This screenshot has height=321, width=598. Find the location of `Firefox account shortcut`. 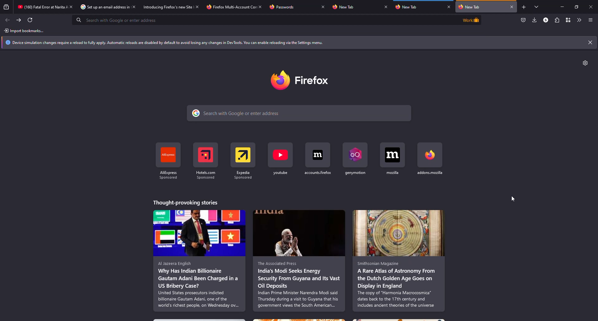

Firefox account shortcut is located at coordinates (318, 159).